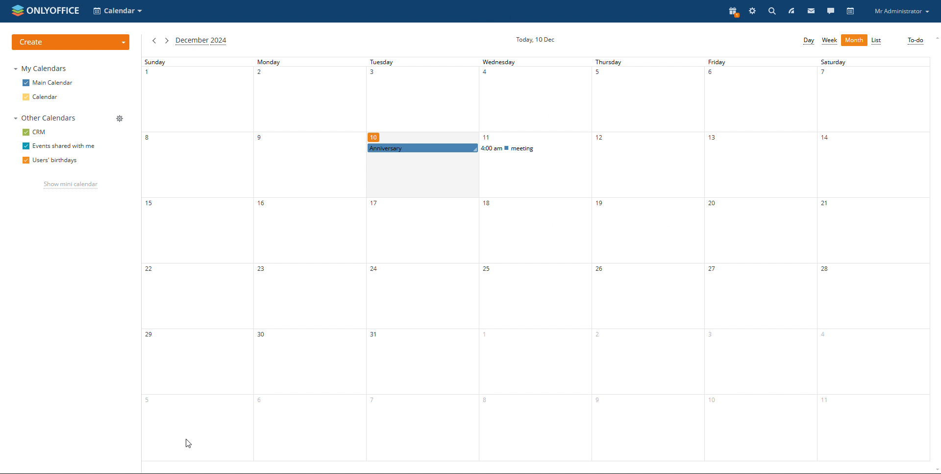 The image size is (941, 474). Describe the element at coordinates (935, 470) in the screenshot. I see `scroll down` at that location.